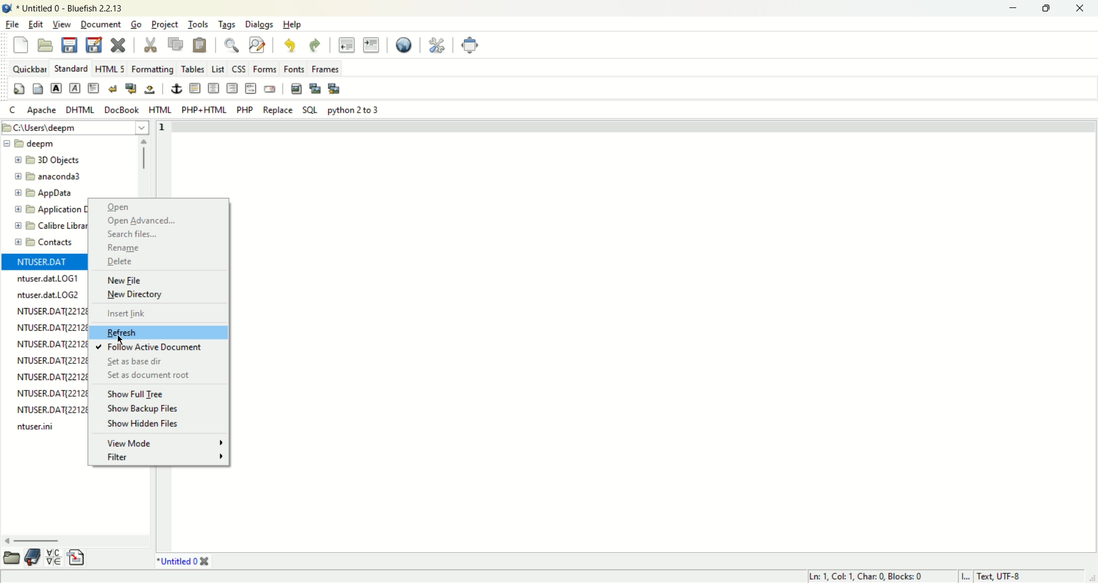 The height and width of the screenshot is (583, 1098). I want to click on New Diretory, so click(158, 296).